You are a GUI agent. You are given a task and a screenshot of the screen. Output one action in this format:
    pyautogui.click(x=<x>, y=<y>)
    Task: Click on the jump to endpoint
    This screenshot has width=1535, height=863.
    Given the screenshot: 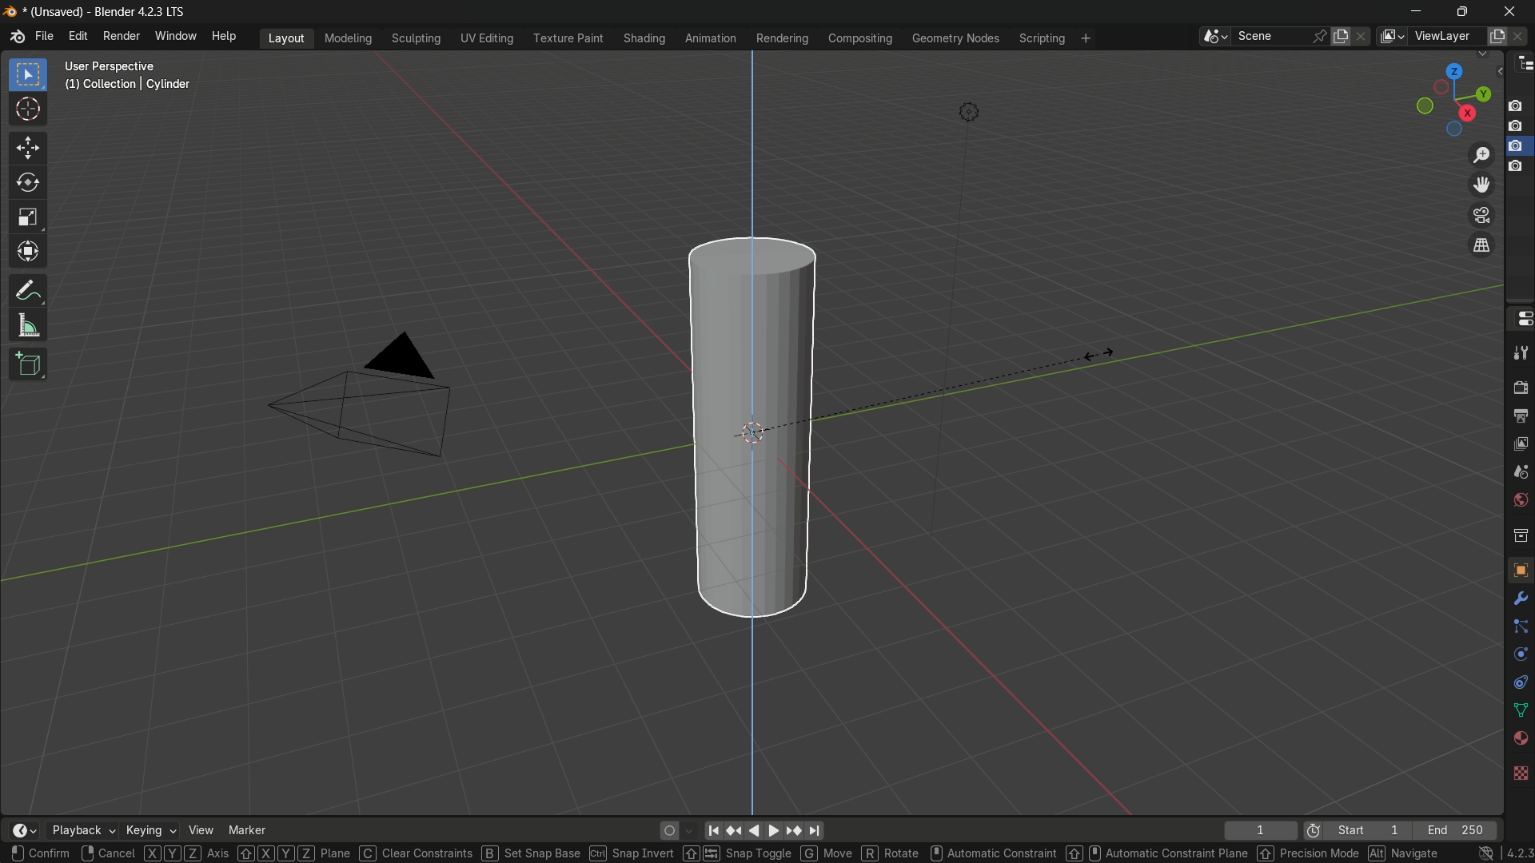 What is the action you would take?
    pyautogui.click(x=816, y=831)
    